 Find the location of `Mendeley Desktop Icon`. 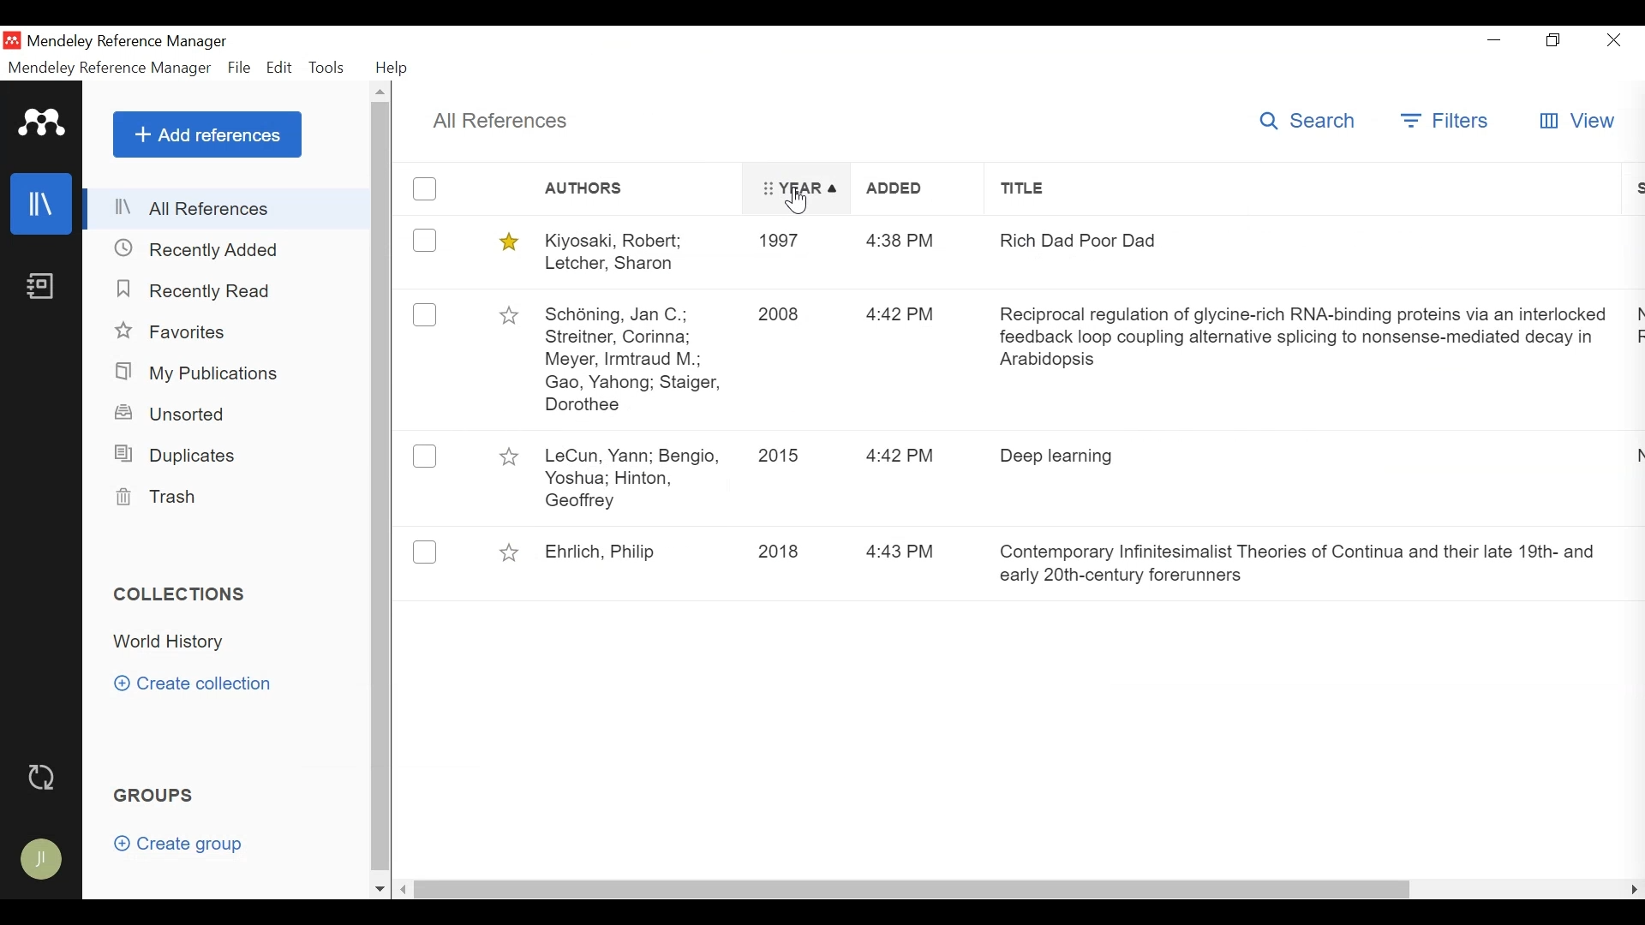

Mendeley Desktop Icon is located at coordinates (10, 39).